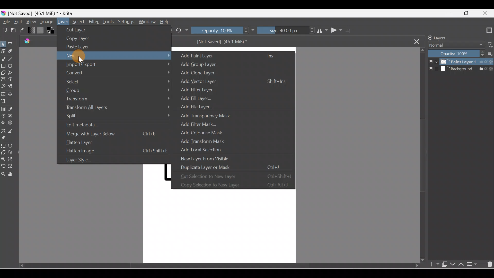 The width and height of the screenshot is (494, 278). Describe the element at coordinates (46, 22) in the screenshot. I see `Image` at that location.